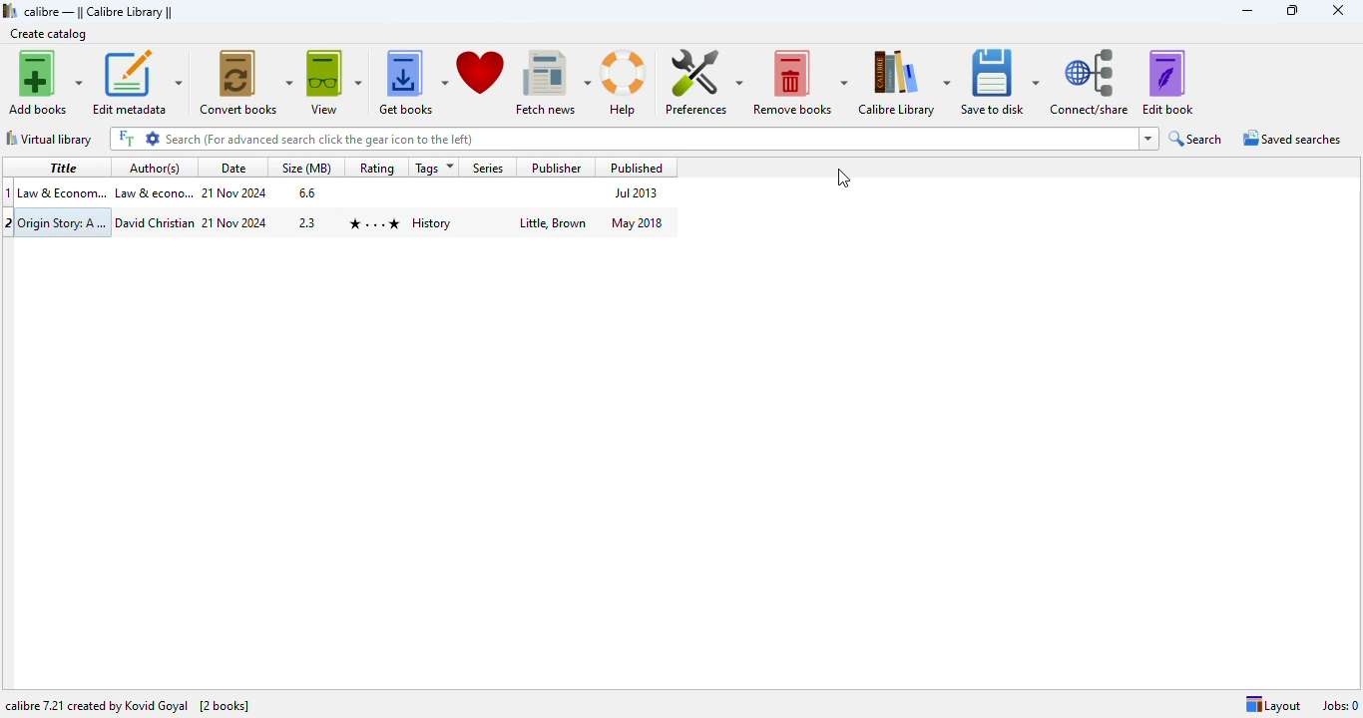  What do you see at coordinates (1001, 80) in the screenshot?
I see `save to disk` at bounding box center [1001, 80].